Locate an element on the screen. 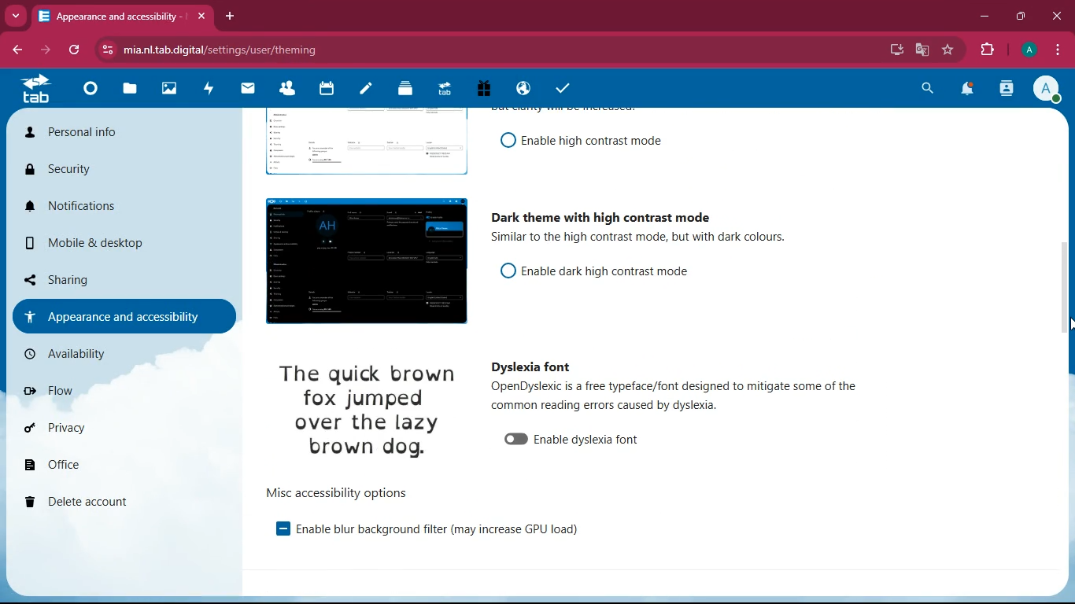  extensions is located at coordinates (986, 49).